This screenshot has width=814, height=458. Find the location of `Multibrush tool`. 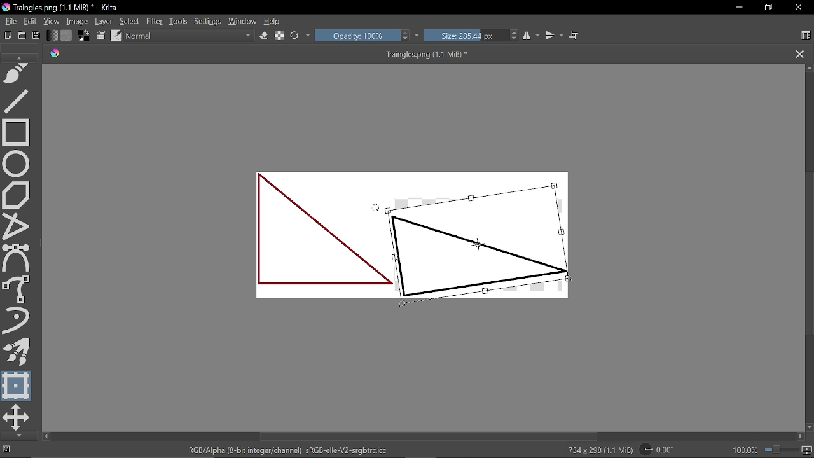

Multibrush tool is located at coordinates (17, 352).